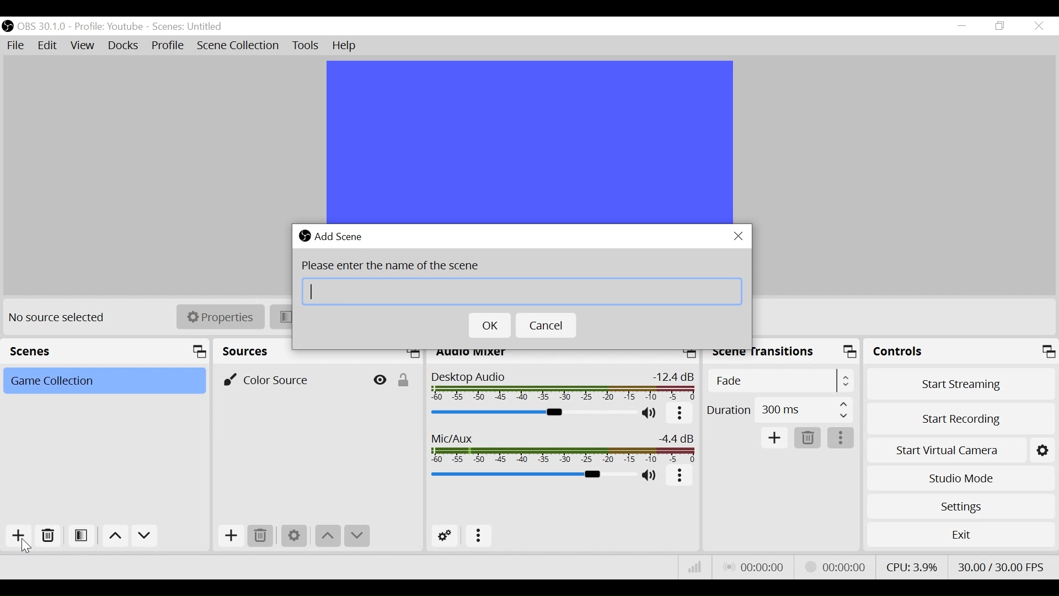 The width and height of the screenshot is (1059, 596). I want to click on Controls, so click(961, 351).